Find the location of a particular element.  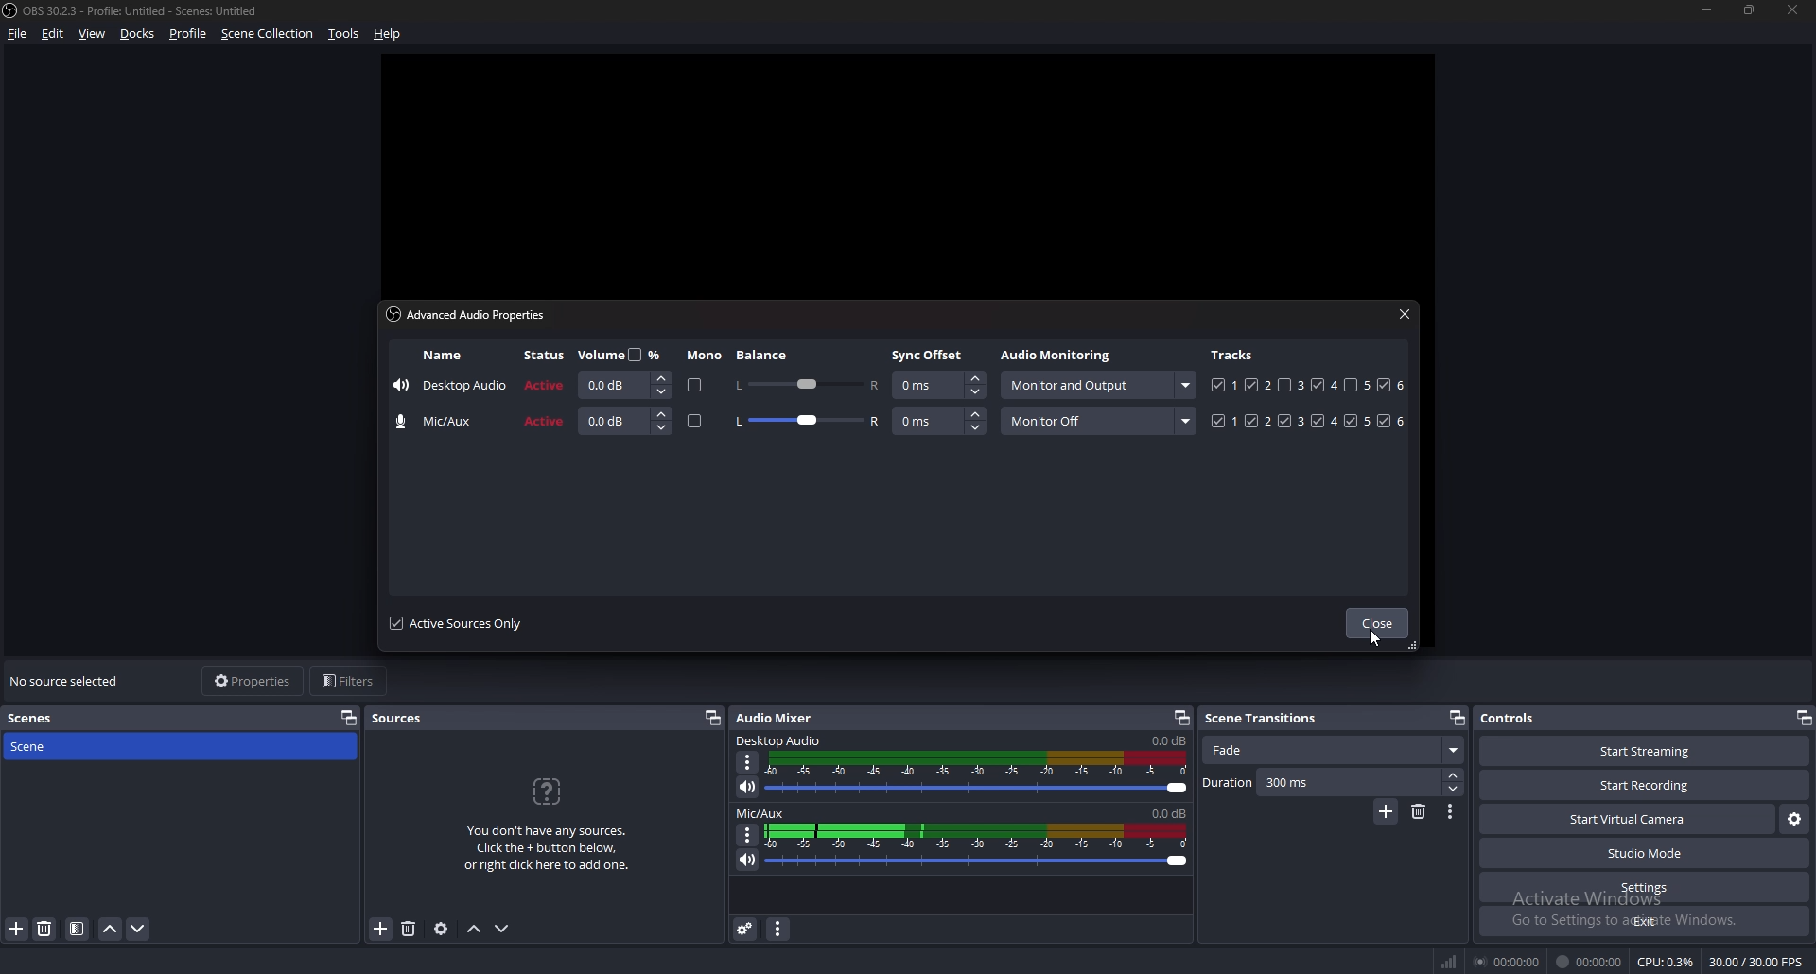

decrease duration is located at coordinates (1452, 790).